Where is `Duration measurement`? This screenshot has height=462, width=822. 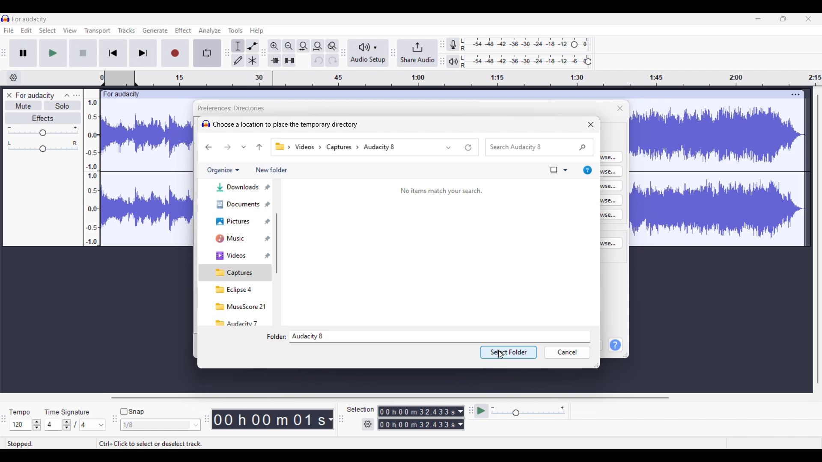 Duration measurement is located at coordinates (461, 418).